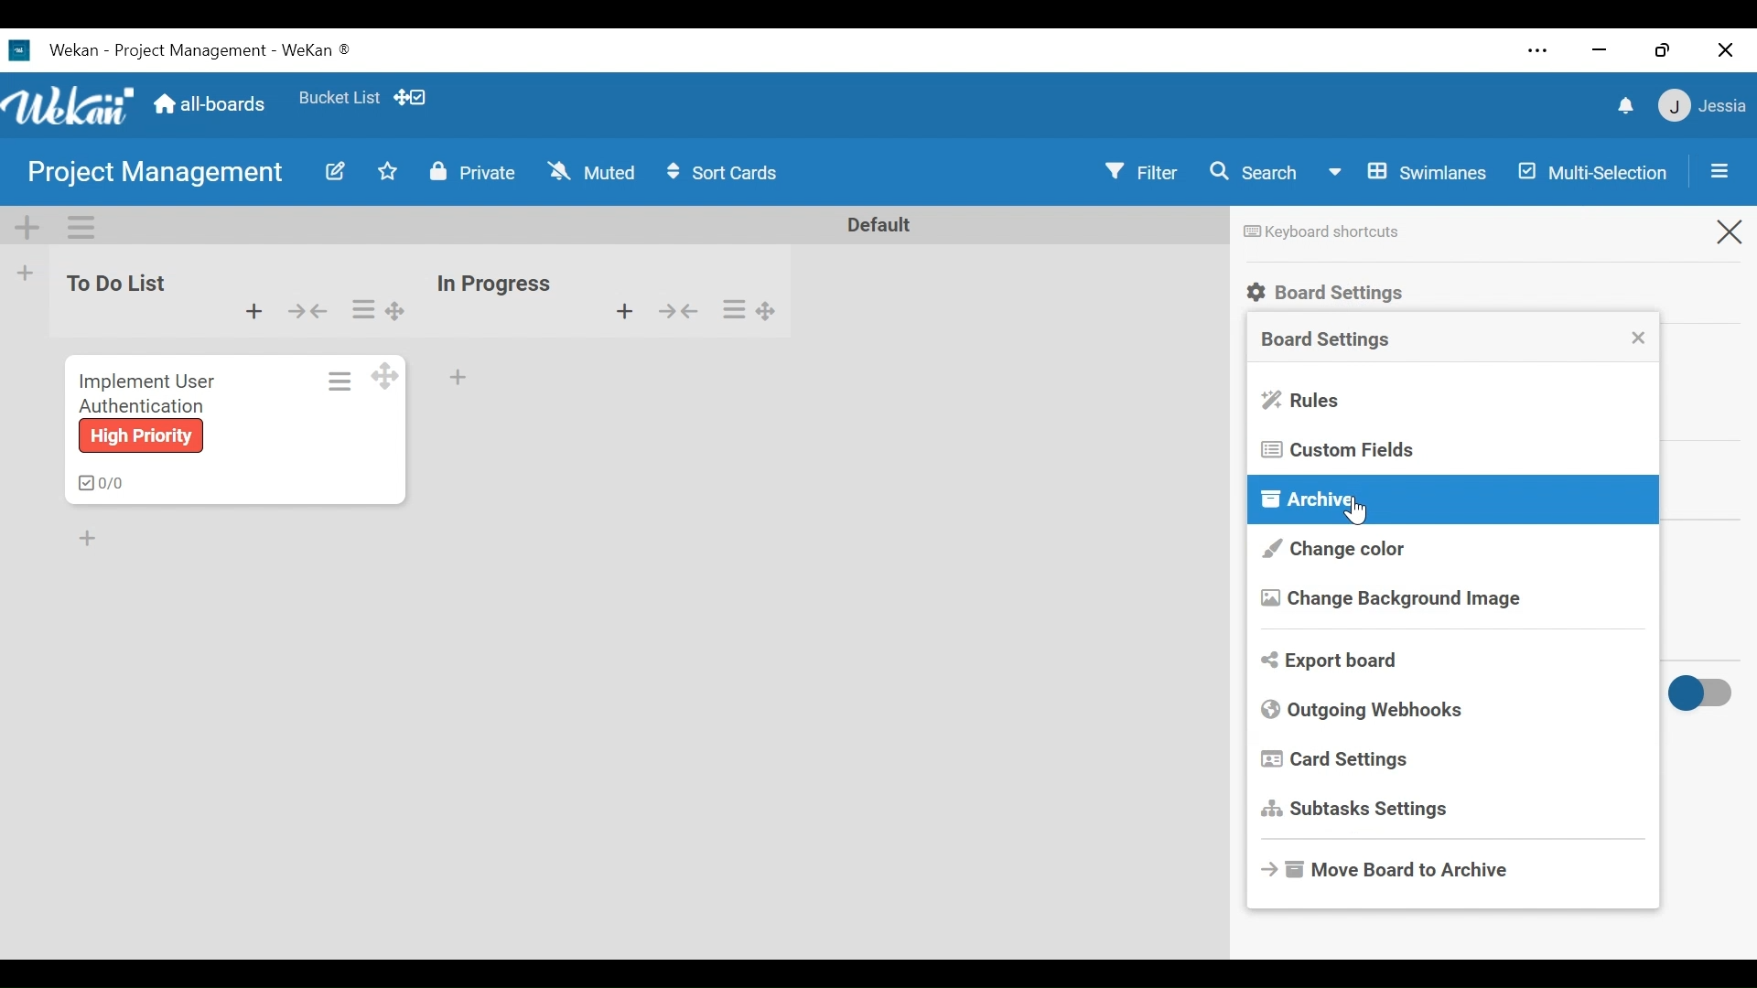 This screenshot has height=988, width=1757. Describe the element at coordinates (1595, 170) in the screenshot. I see `Multi-selection` at that location.